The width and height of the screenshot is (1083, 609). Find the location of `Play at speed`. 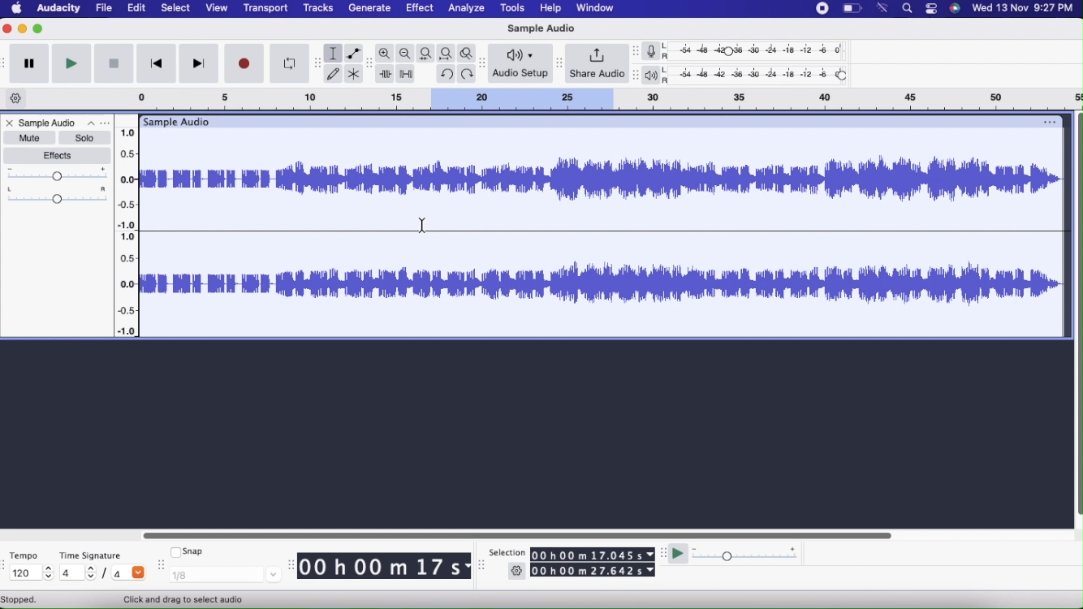

Play at speed is located at coordinates (680, 556).